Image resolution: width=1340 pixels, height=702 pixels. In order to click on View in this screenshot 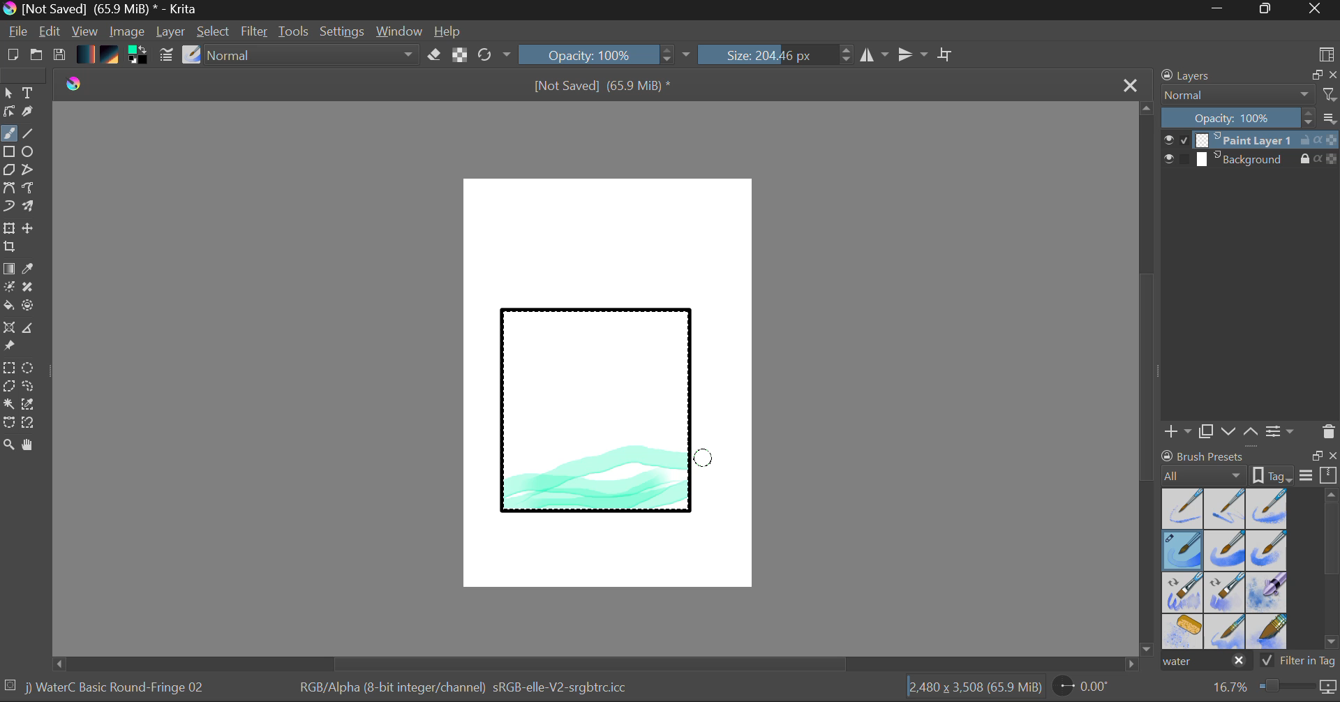, I will do `click(85, 31)`.